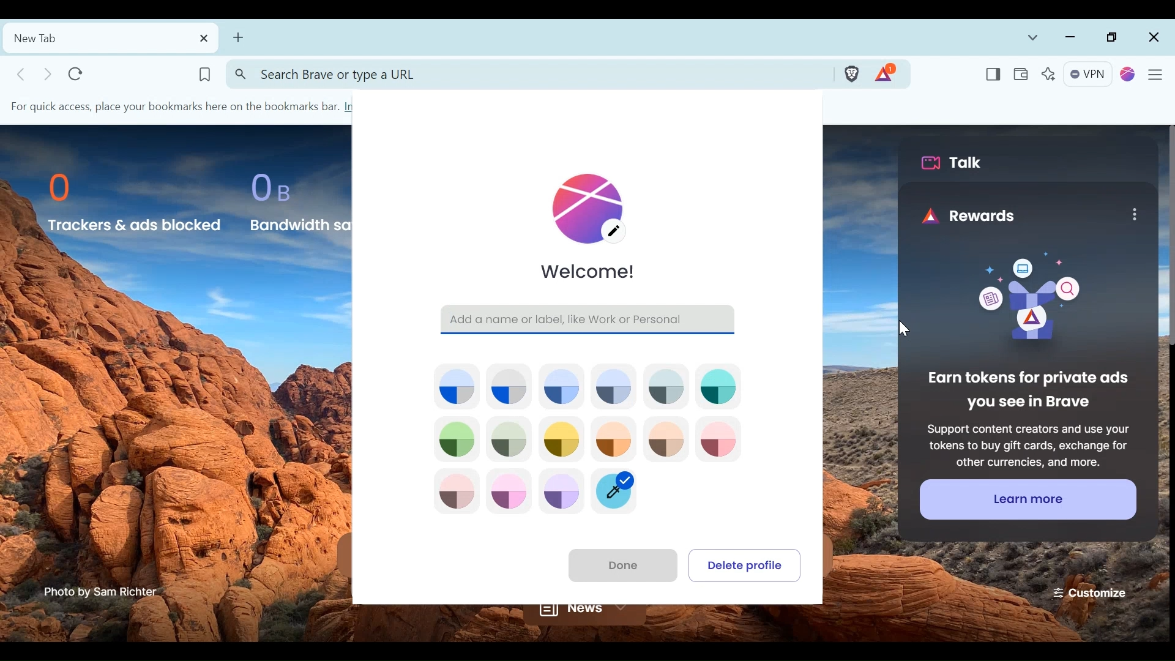 This screenshot has width=1175, height=661. Describe the element at coordinates (1133, 214) in the screenshot. I see `` at that location.